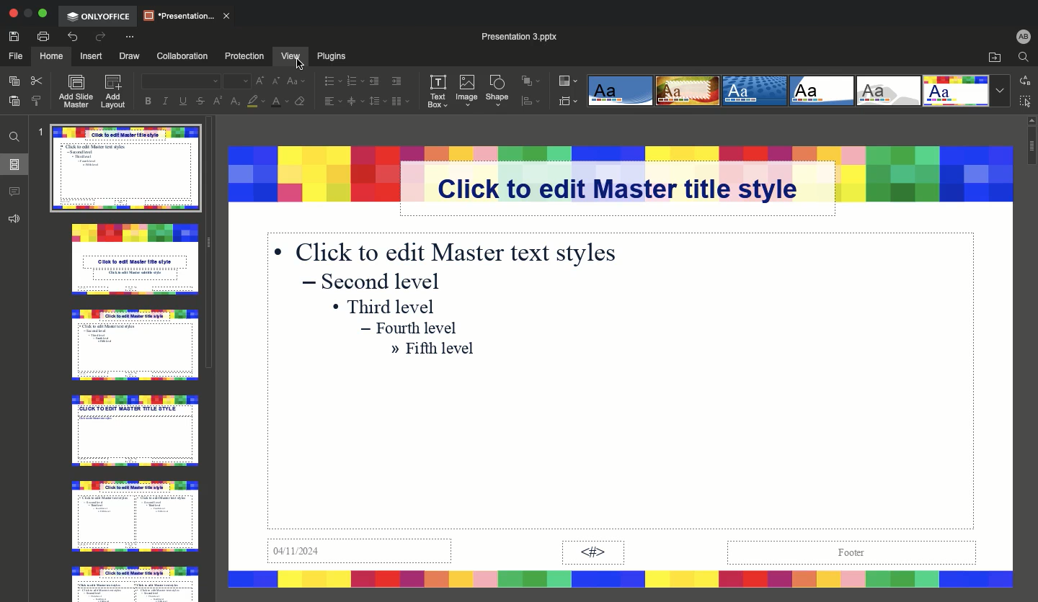 Image resolution: width=1038 pixels, height=602 pixels. I want to click on Layout master slide 5, so click(131, 516).